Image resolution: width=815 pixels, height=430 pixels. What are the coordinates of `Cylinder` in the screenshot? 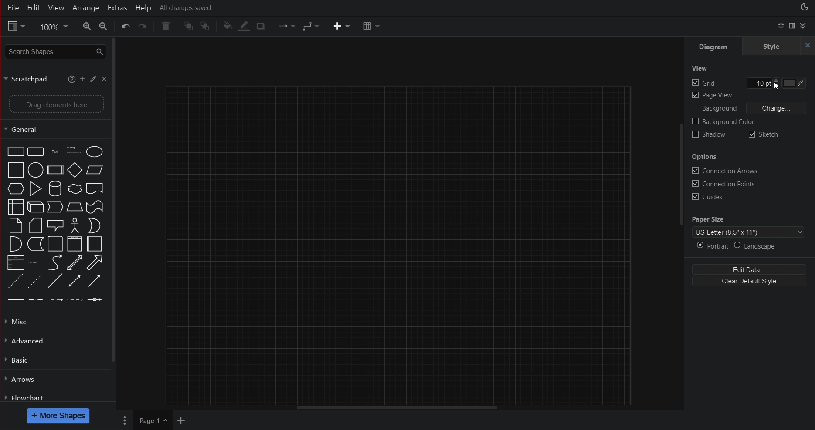 It's located at (54, 187).